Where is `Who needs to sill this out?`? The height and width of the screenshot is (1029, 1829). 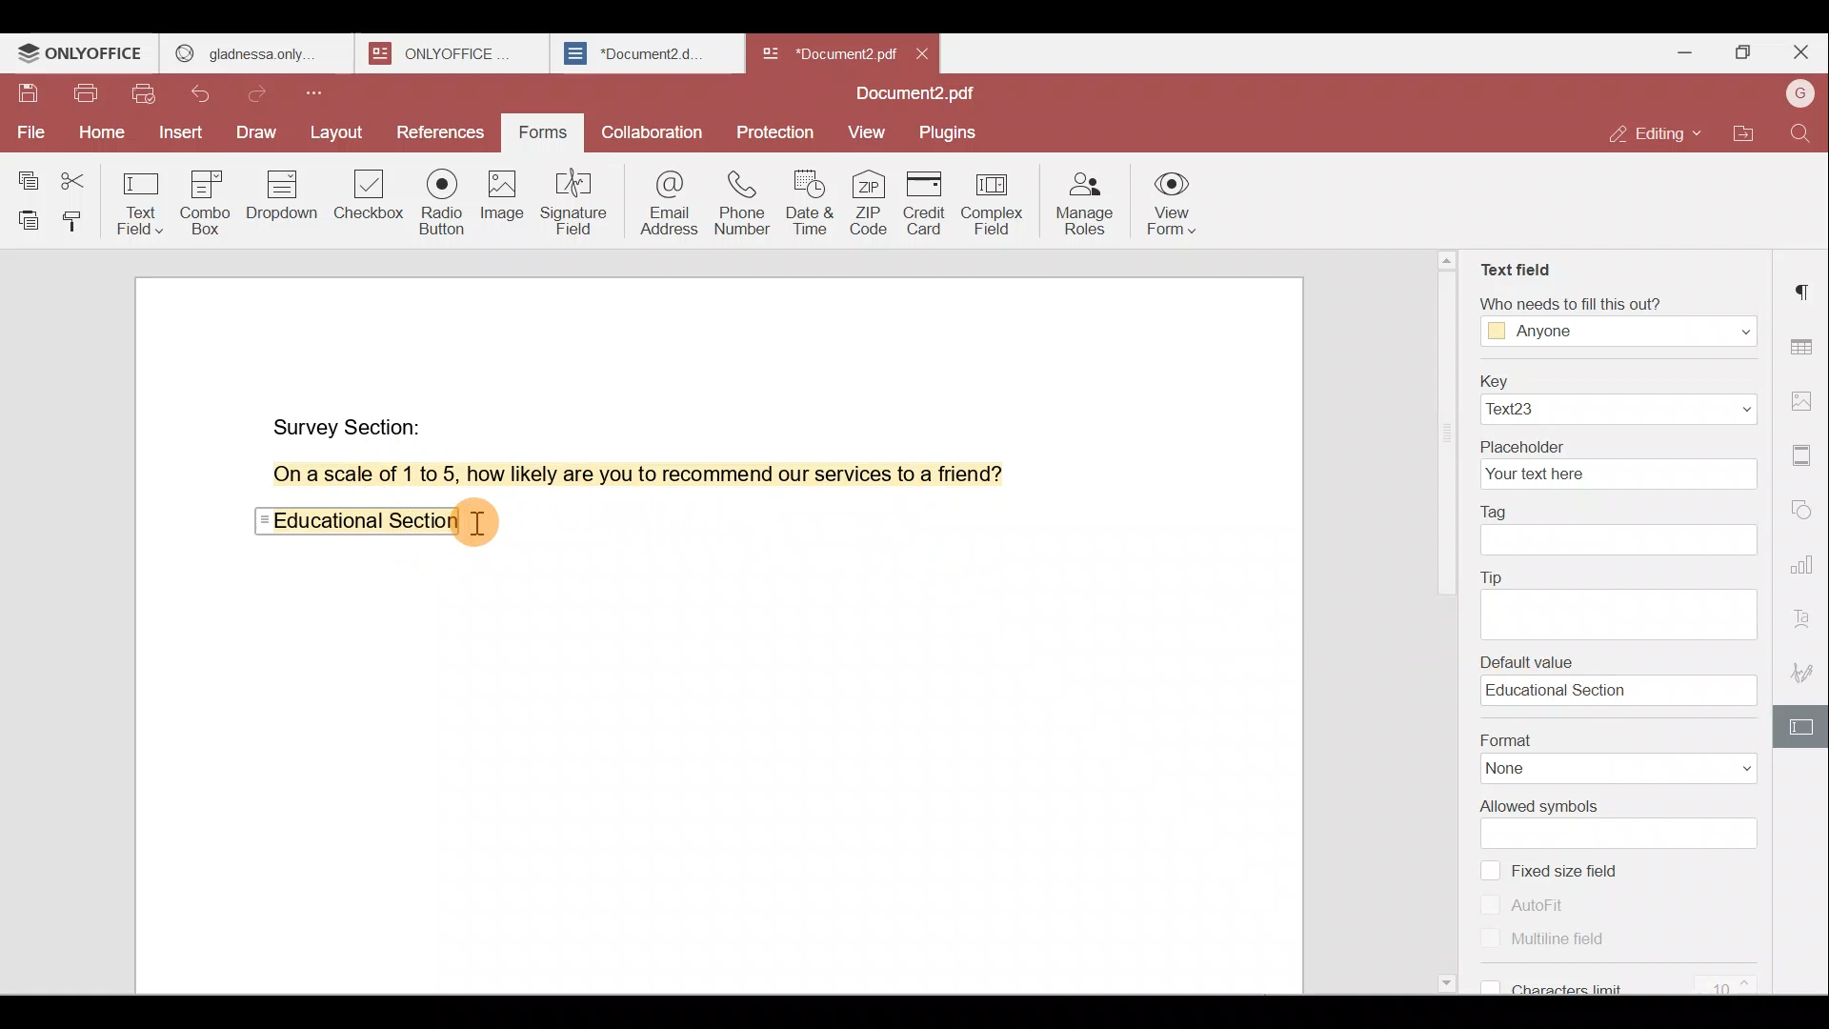 Who needs to sill this out? is located at coordinates (1618, 320).